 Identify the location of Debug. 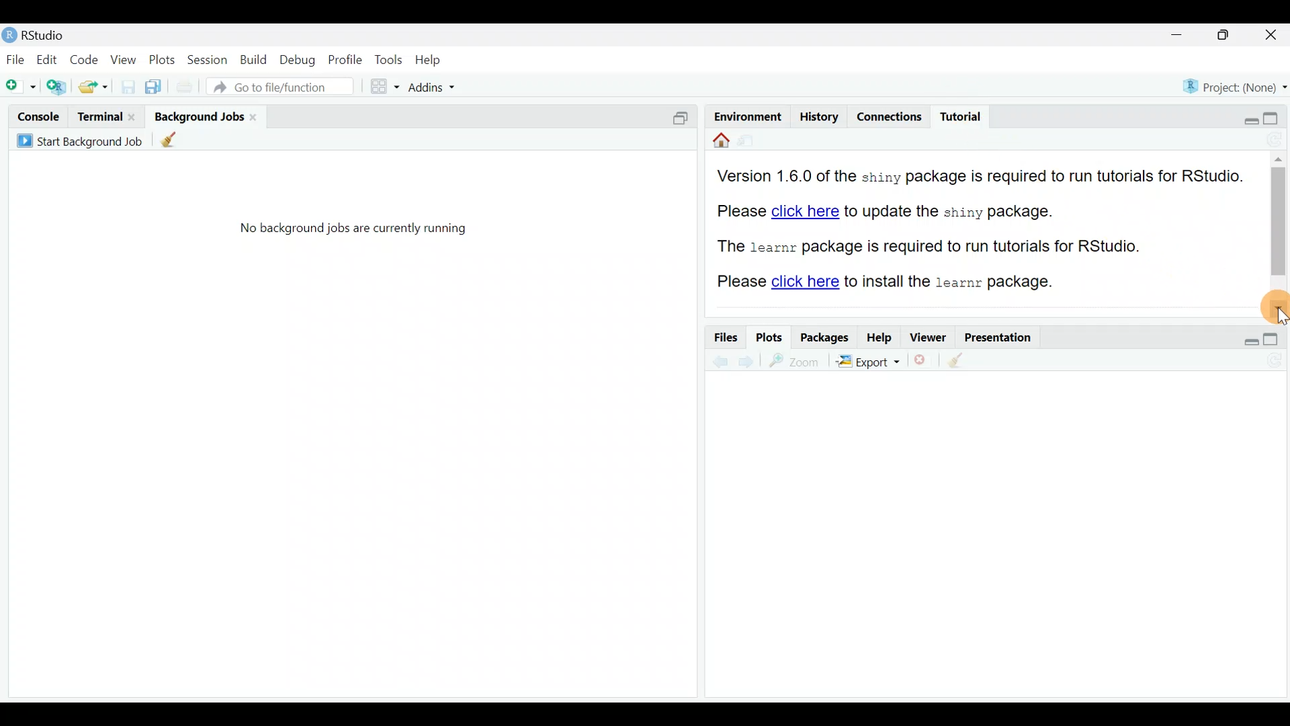
(300, 63).